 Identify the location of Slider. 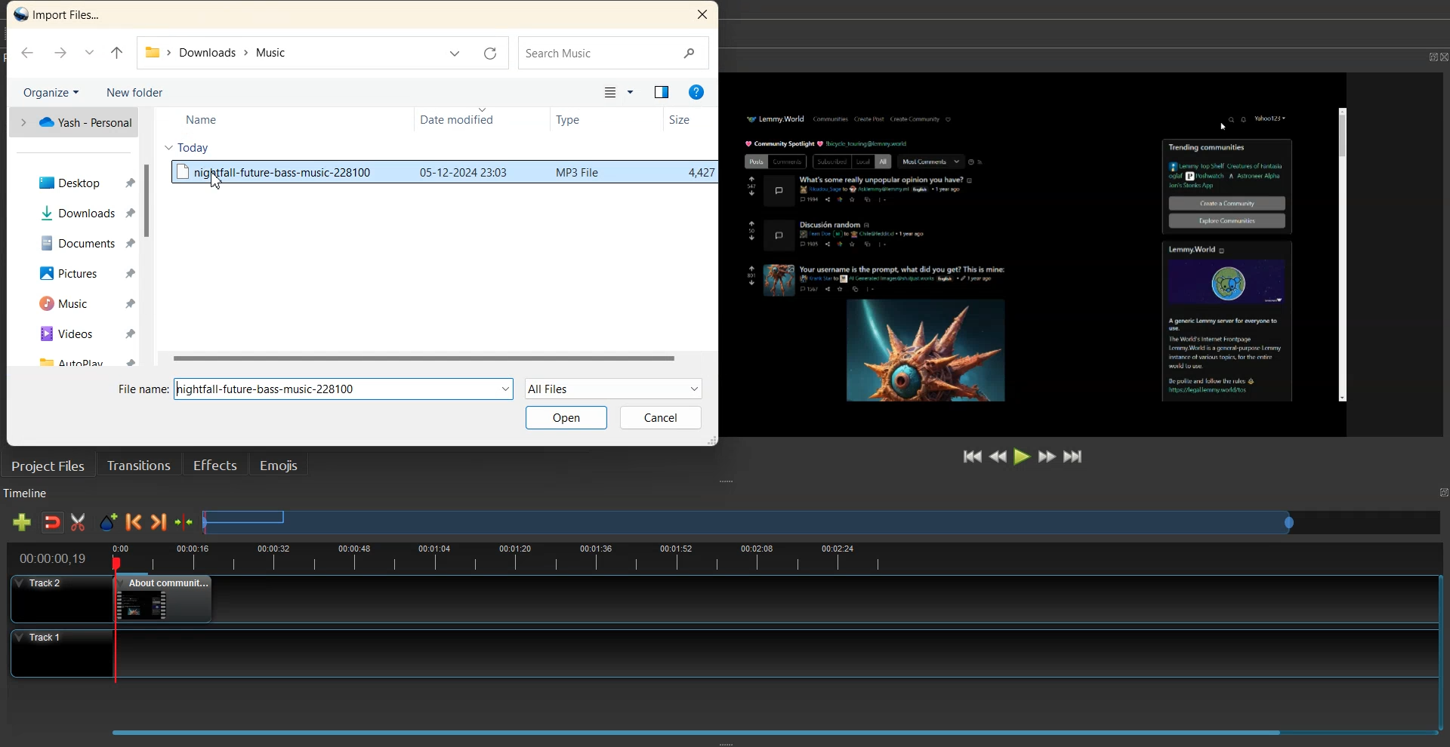
(722, 727).